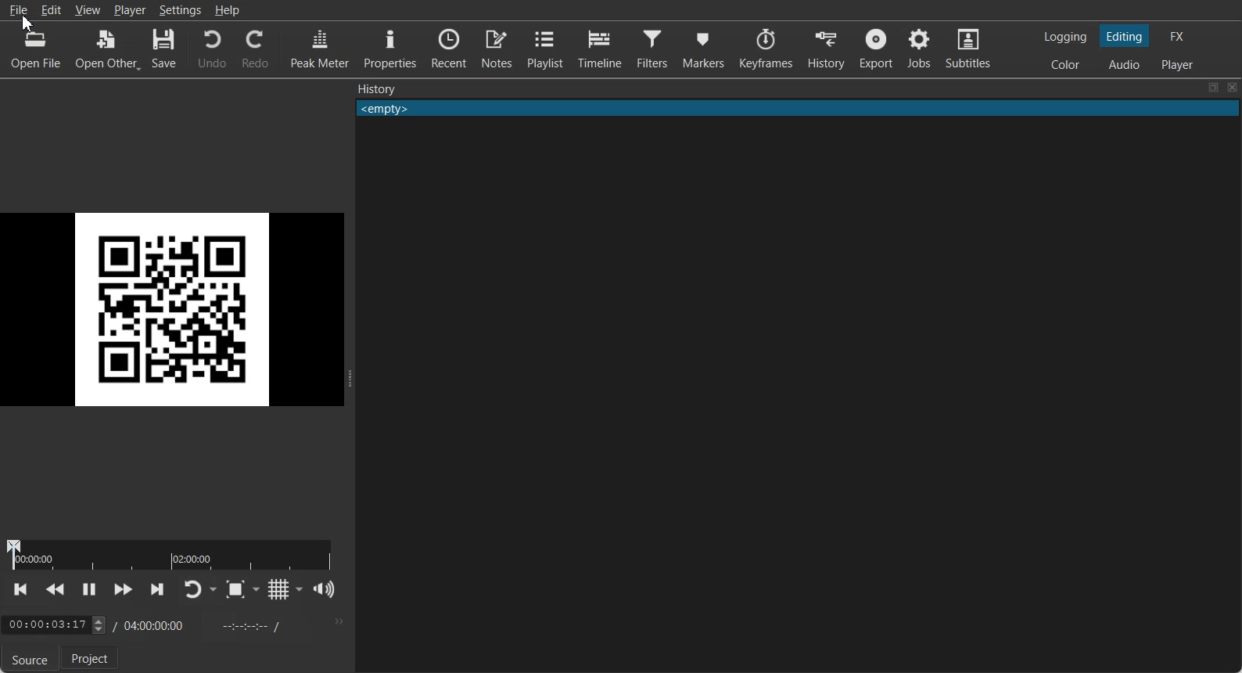 The width and height of the screenshot is (1242, 673). What do you see at coordinates (248, 625) in the screenshot?
I see `In point` at bounding box center [248, 625].